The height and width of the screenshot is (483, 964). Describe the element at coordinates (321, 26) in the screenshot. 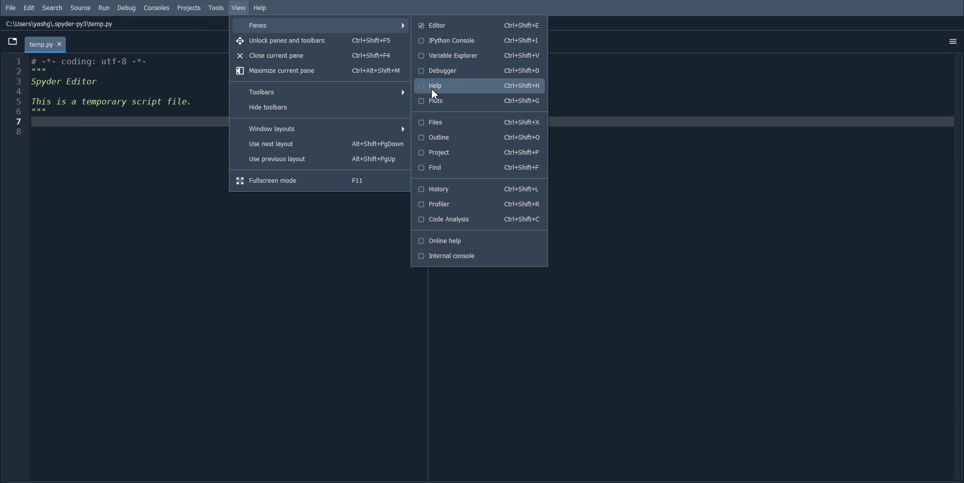

I see `Panes` at that location.